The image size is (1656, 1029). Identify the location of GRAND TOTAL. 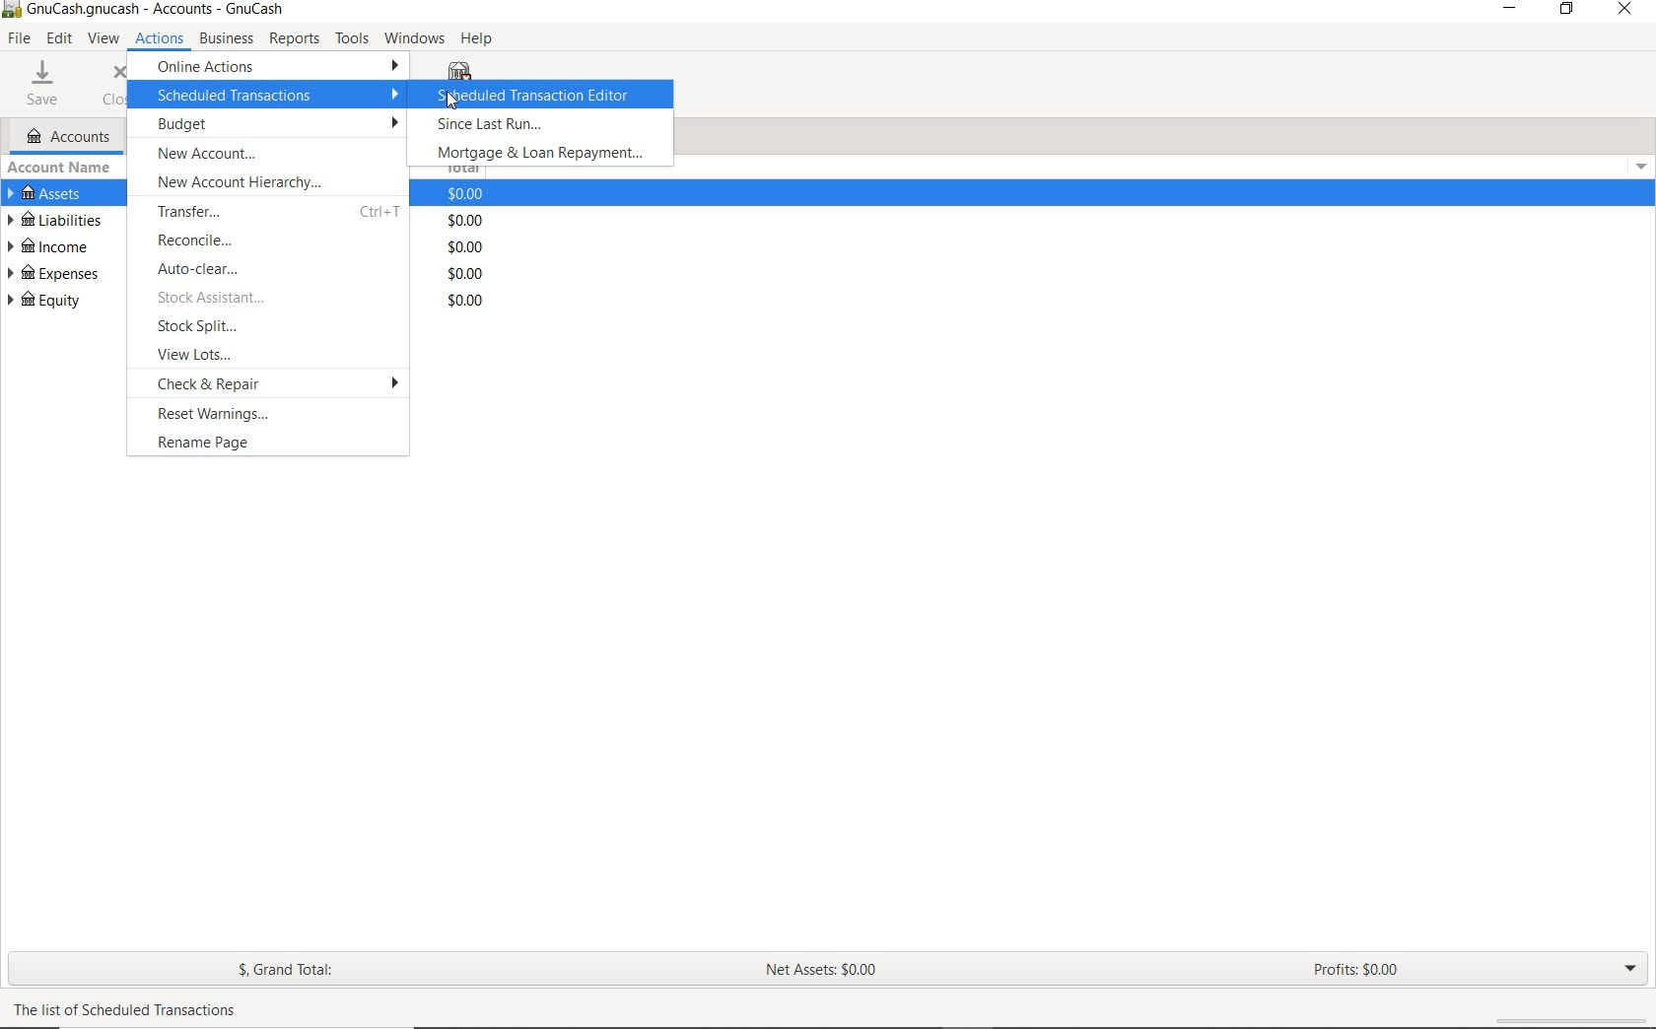
(287, 970).